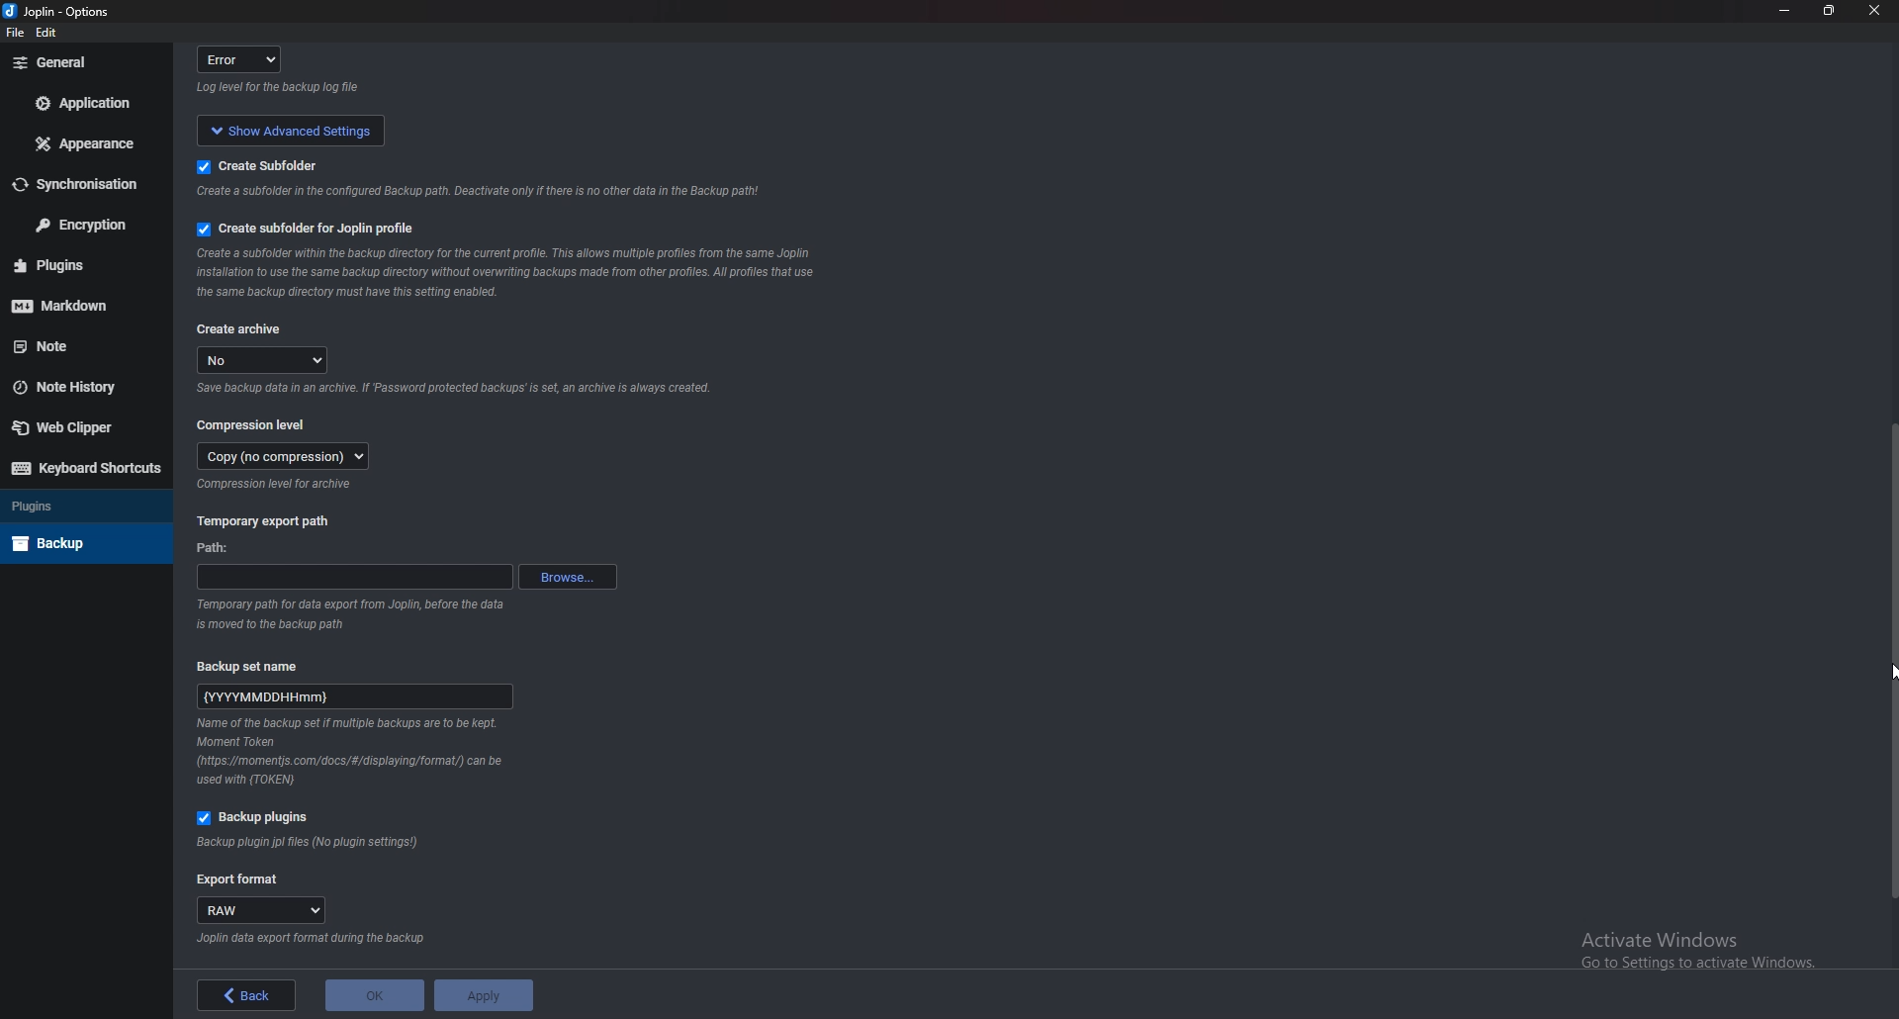 This screenshot has height=1019, width=1899. I want to click on show advanced settings, so click(287, 129).